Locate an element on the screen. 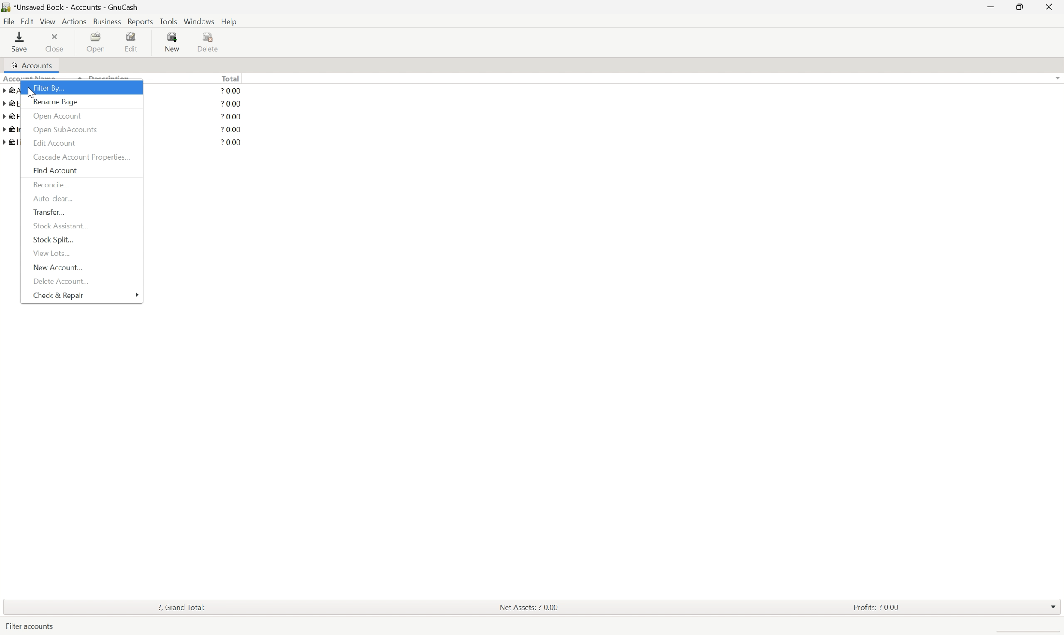 The width and height of the screenshot is (1064, 635). mouse pointer is located at coordinates (32, 93).